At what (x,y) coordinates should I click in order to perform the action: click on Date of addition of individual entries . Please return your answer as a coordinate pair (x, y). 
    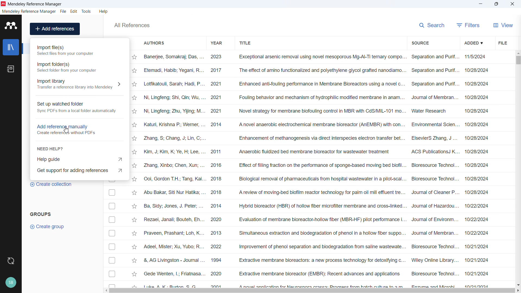
    Looking at the image, I should click on (477, 171).